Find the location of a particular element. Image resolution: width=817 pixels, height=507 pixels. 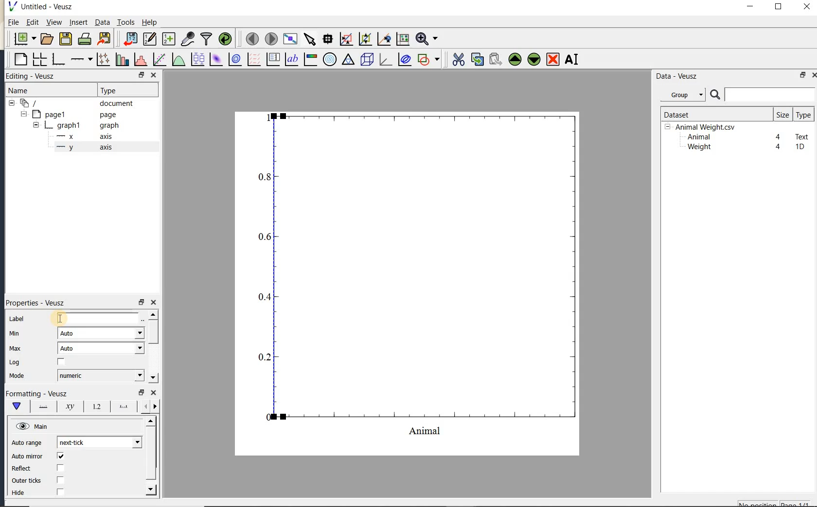

plot bar charts is located at coordinates (122, 59).